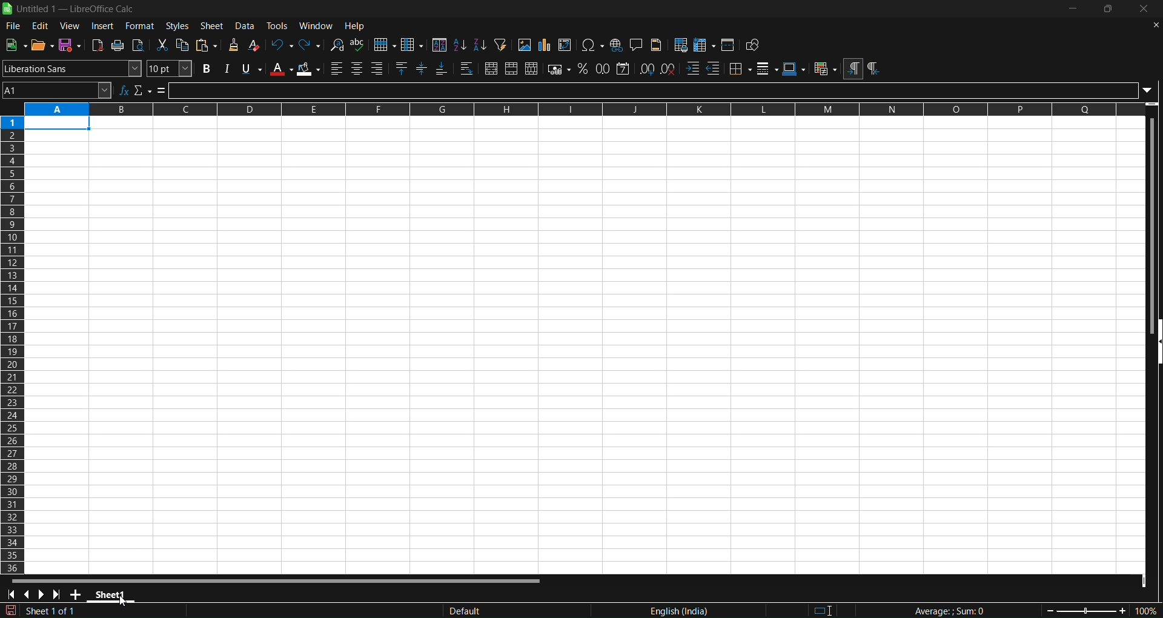  Describe the element at coordinates (71, 25) in the screenshot. I see `view` at that location.